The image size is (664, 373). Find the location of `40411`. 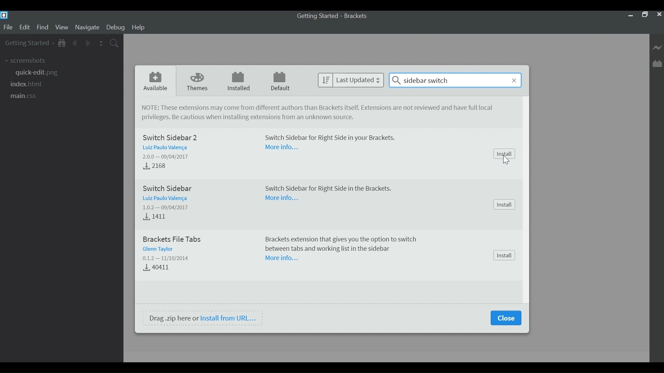

40411 is located at coordinates (158, 269).